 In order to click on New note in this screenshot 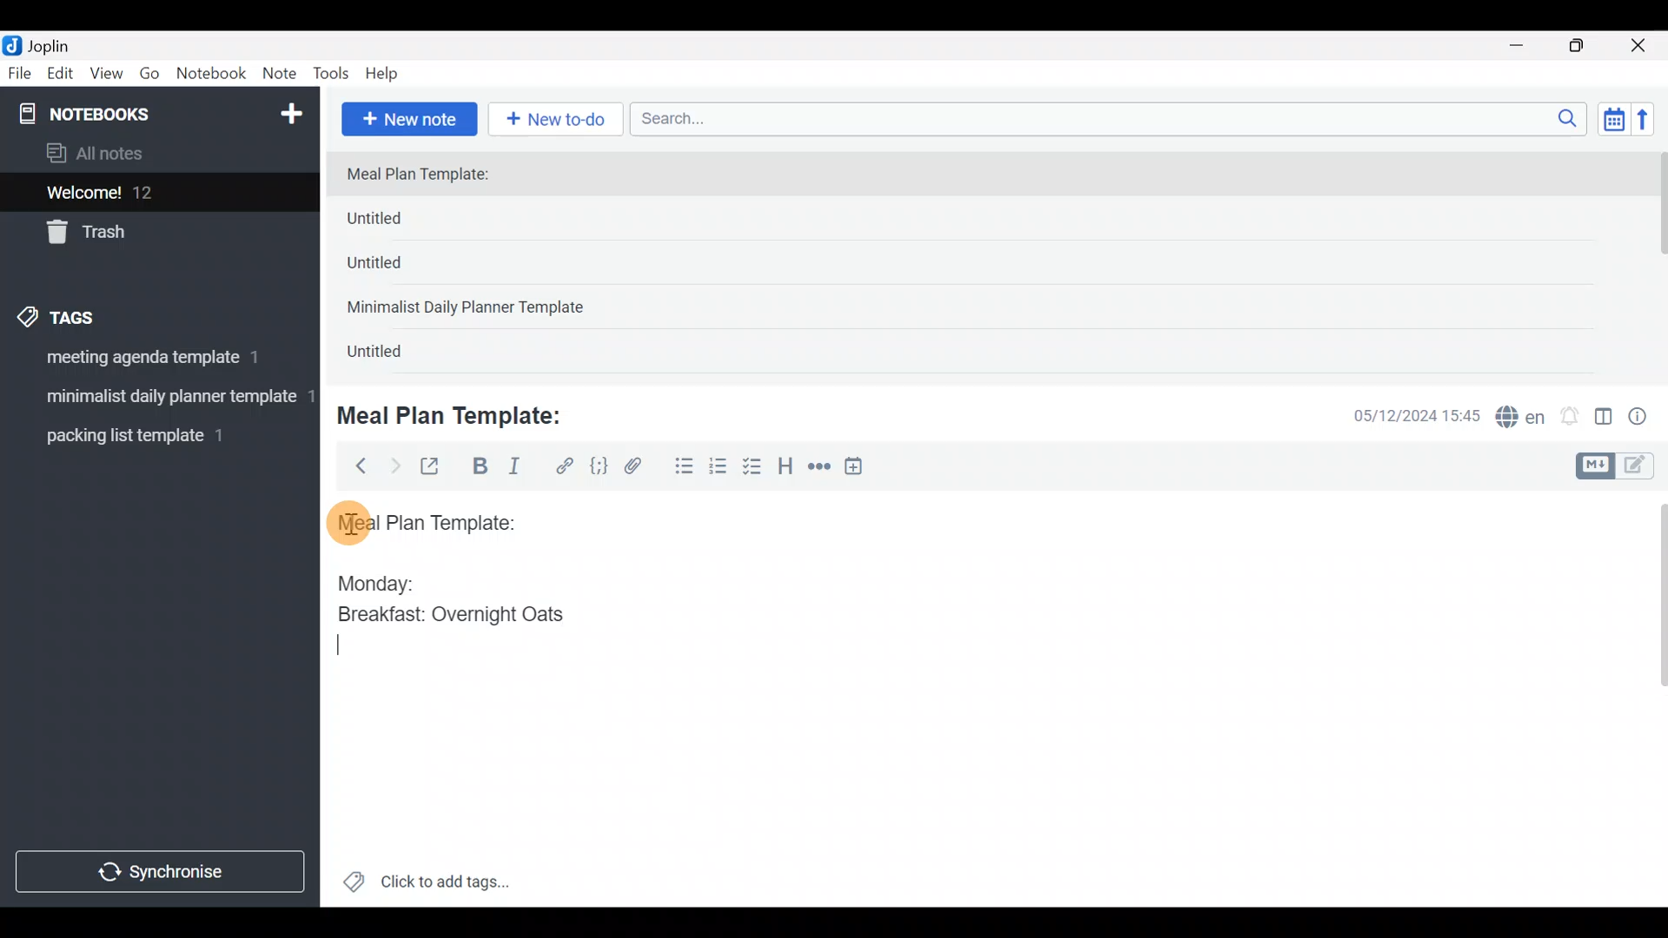, I will do `click(407, 117)`.